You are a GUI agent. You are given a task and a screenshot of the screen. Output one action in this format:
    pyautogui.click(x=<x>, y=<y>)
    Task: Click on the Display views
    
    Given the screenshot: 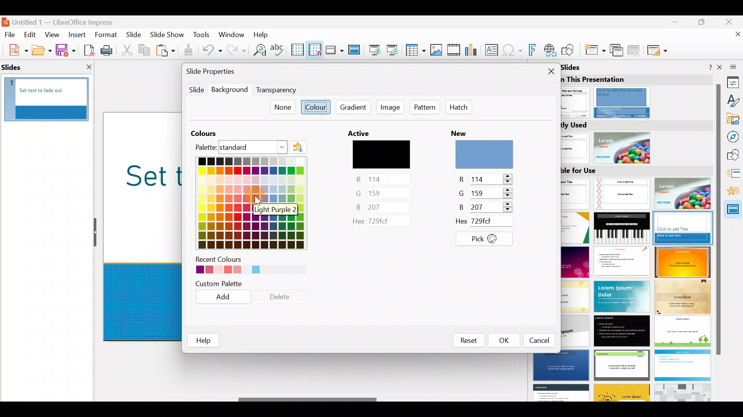 What is the action you would take?
    pyautogui.click(x=334, y=49)
    